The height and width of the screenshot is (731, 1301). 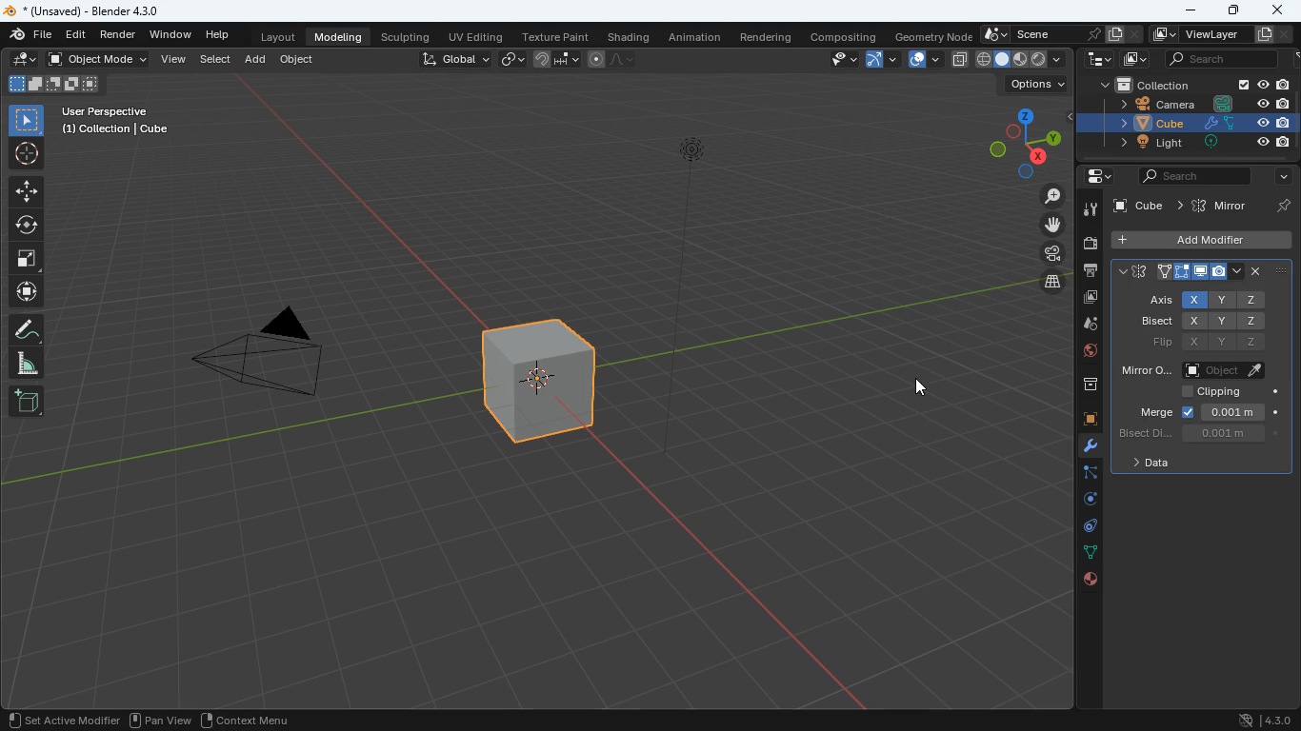 What do you see at coordinates (1019, 142) in the screenshot?
I see `dimensions` at bounding box center [1019, 142].